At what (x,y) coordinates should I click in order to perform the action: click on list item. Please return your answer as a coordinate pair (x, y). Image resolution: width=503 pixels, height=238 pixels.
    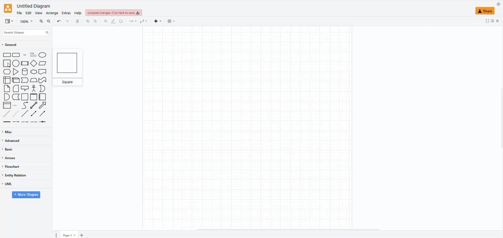
    Looking at the image, I should click on (16, 105).